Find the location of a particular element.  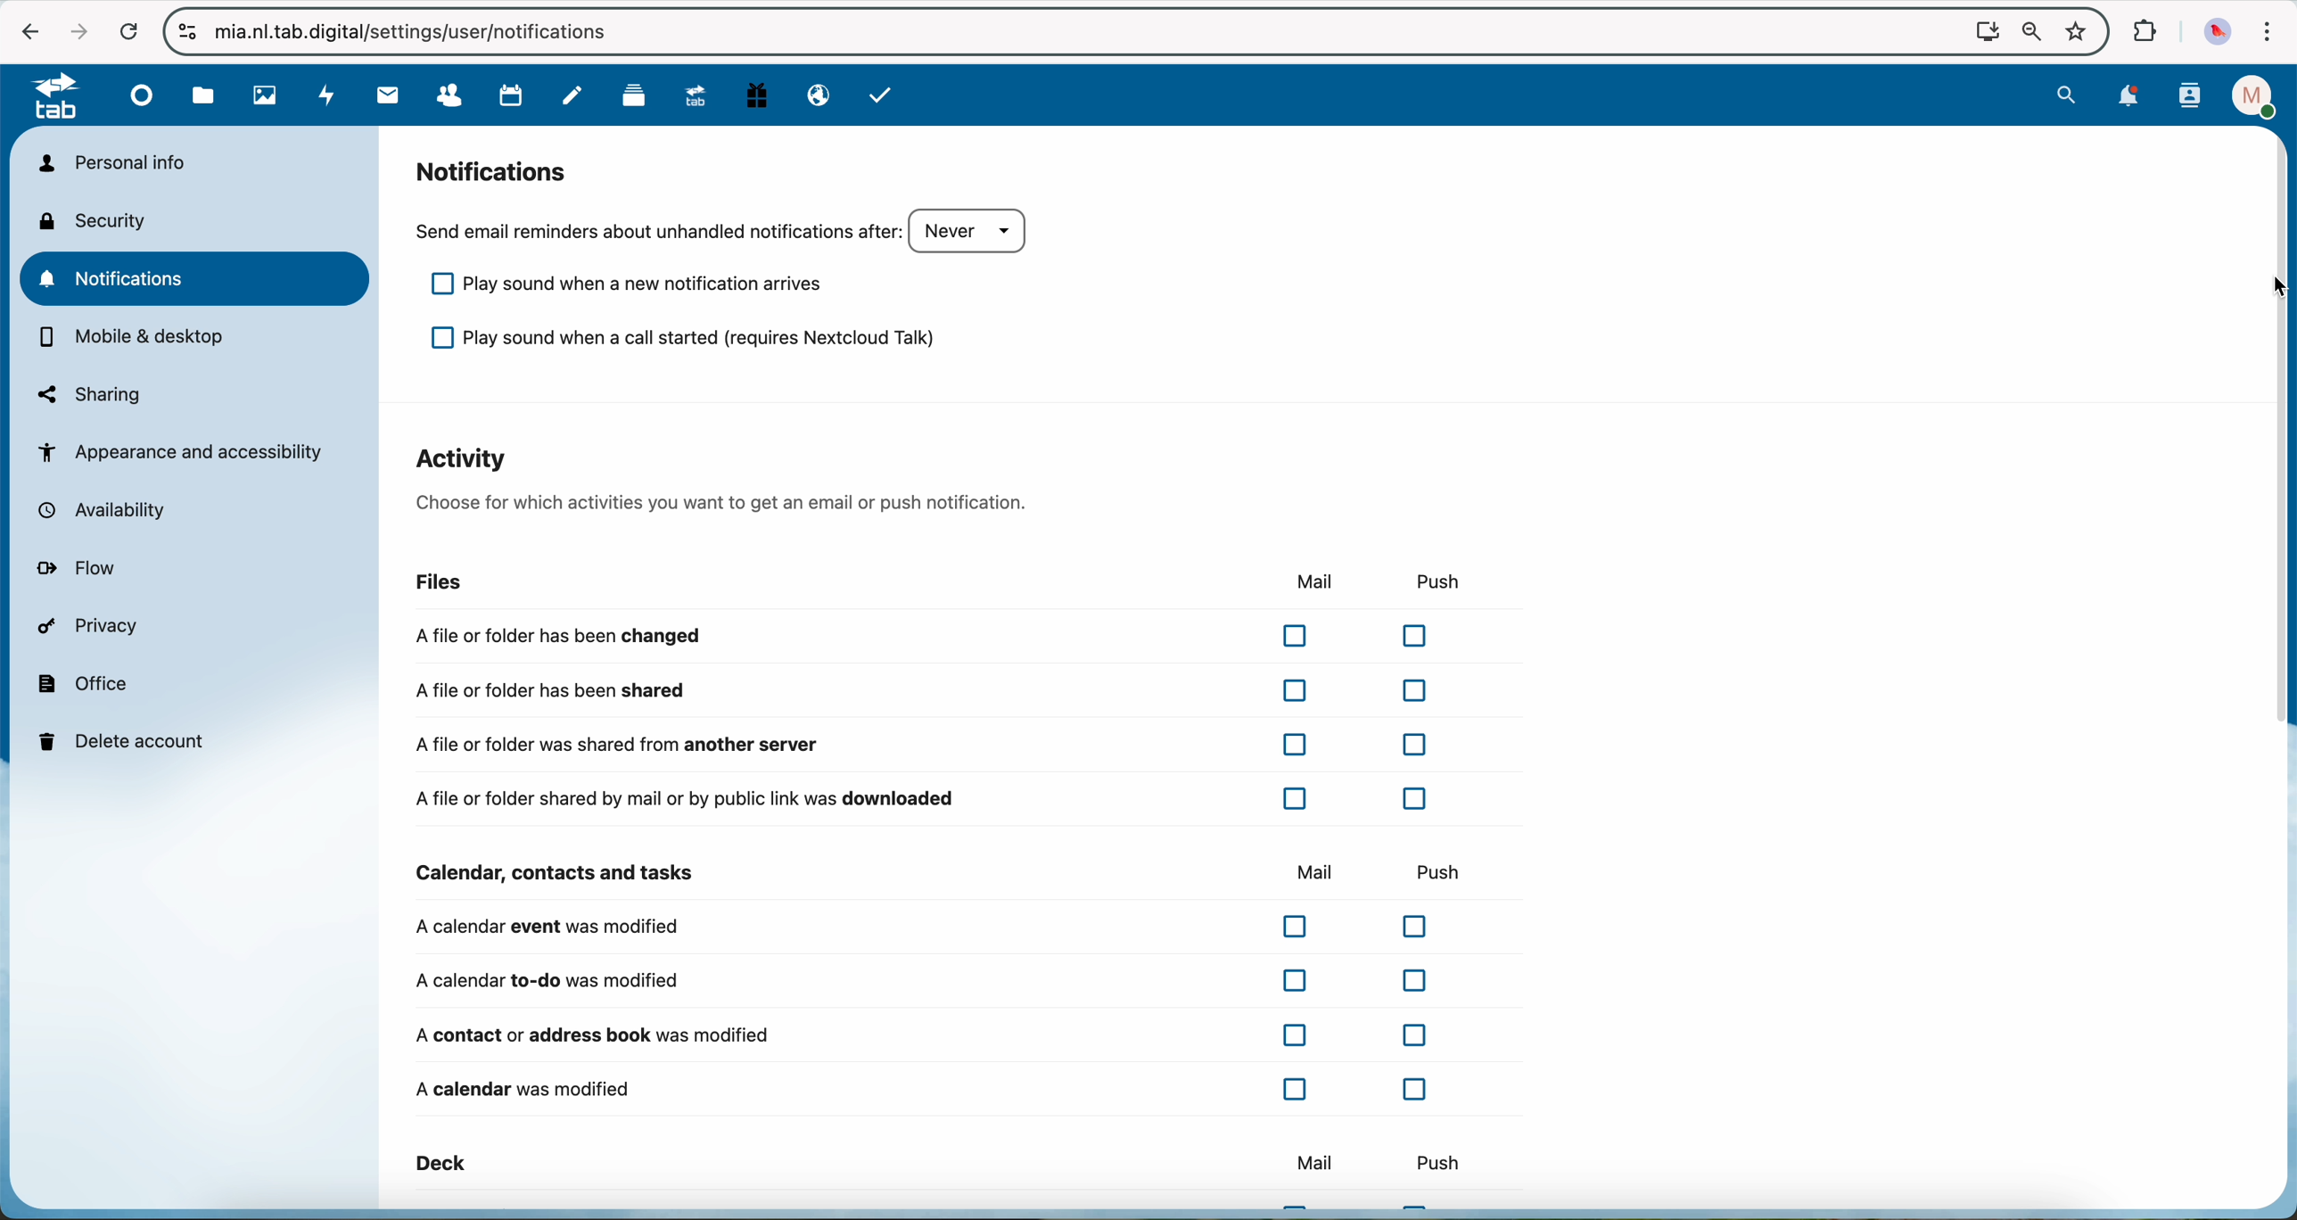

office is located at coordinates (85, 682).